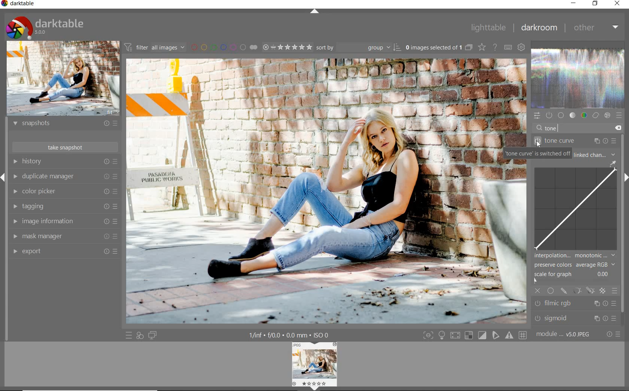 The image size is (629, 391). What do you see at coordinates (359, 49) in the screenshot?
I see `sort` at bounding box center [359, 49].